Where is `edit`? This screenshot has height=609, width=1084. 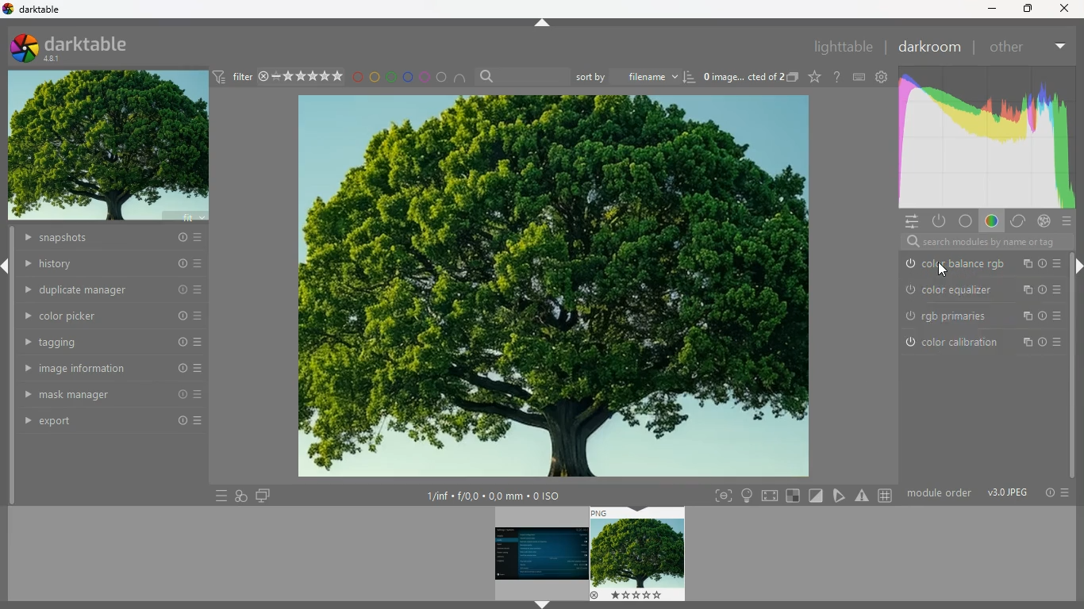
edit is located at coordinates (840, 495).